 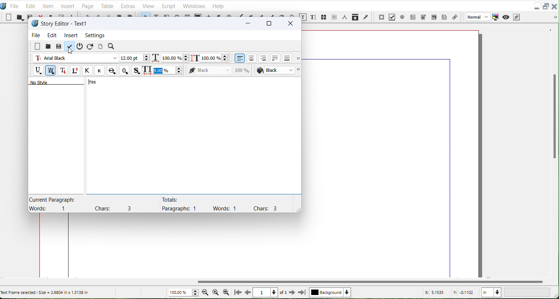 I want to click on Zoom Out, so click(x=205, y=292).